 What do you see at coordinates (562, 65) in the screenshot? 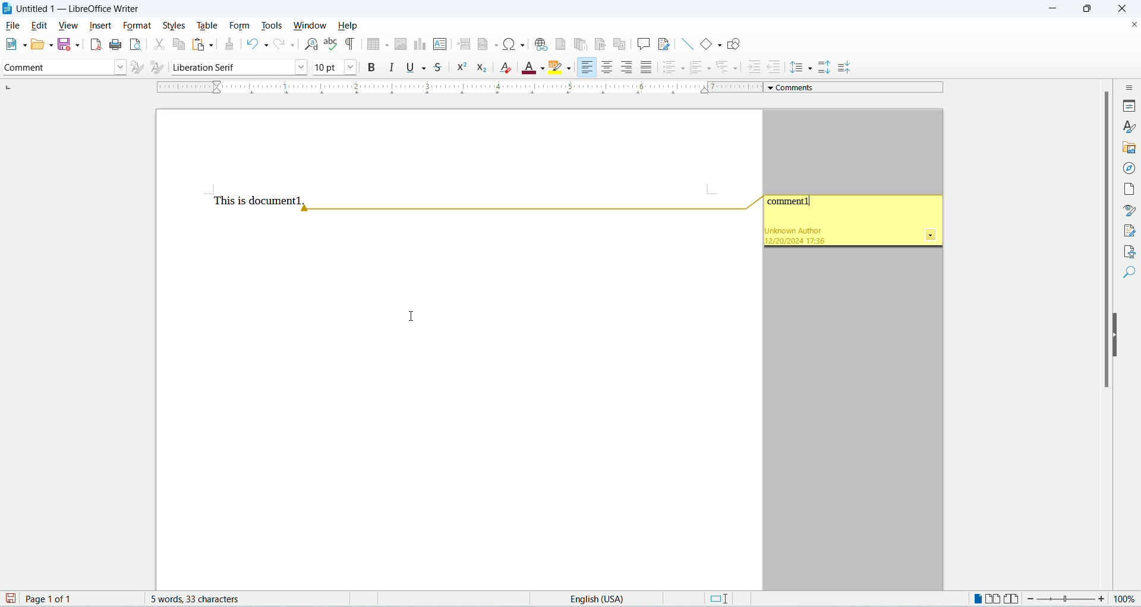
I see `highlighting color` at bounding box center [562, 65].